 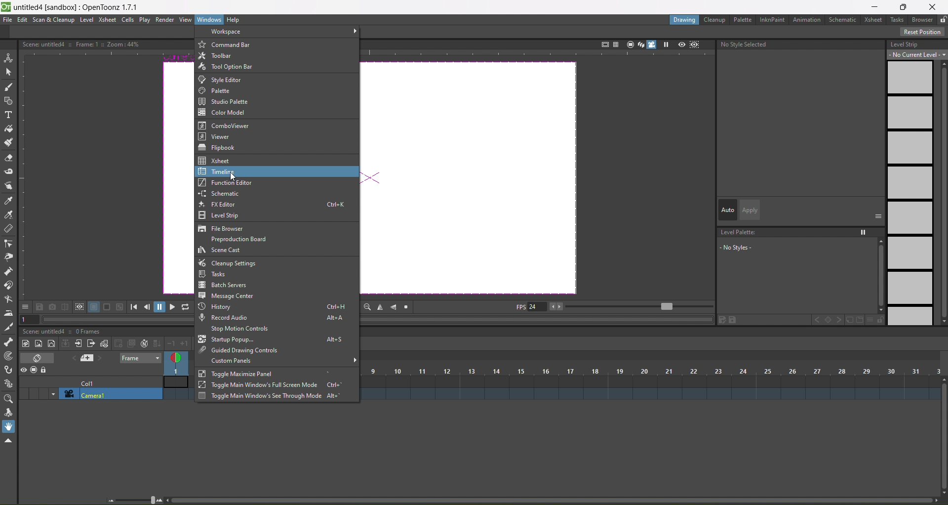 I want to click on apply, so click(x=750, y=210).